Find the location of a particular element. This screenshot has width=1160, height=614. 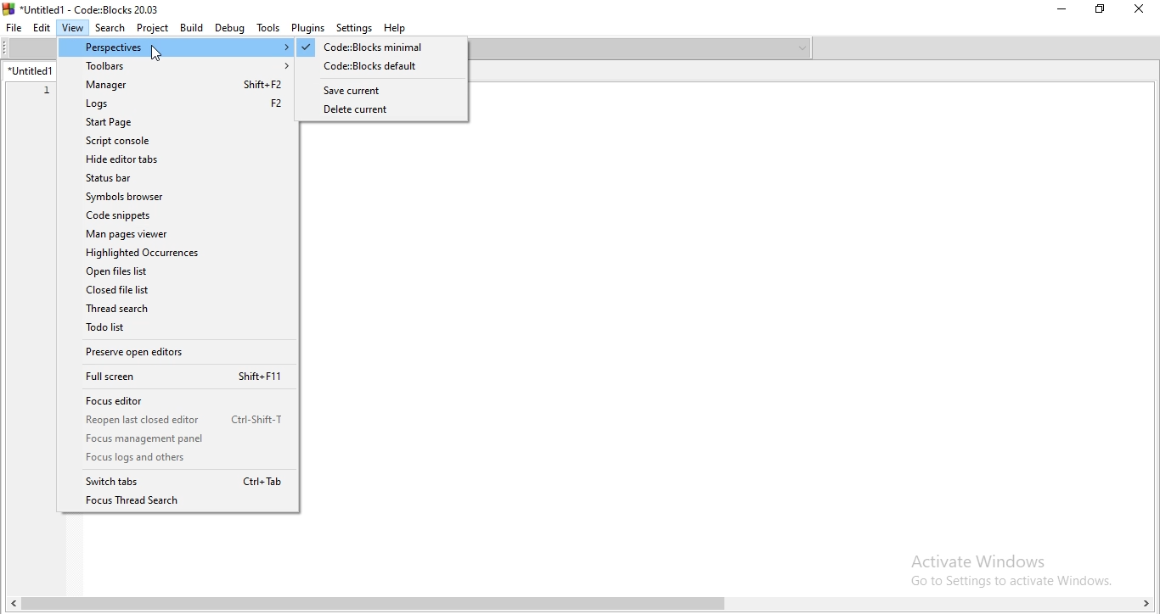

Code snippets is located at coordinates (177, 215).